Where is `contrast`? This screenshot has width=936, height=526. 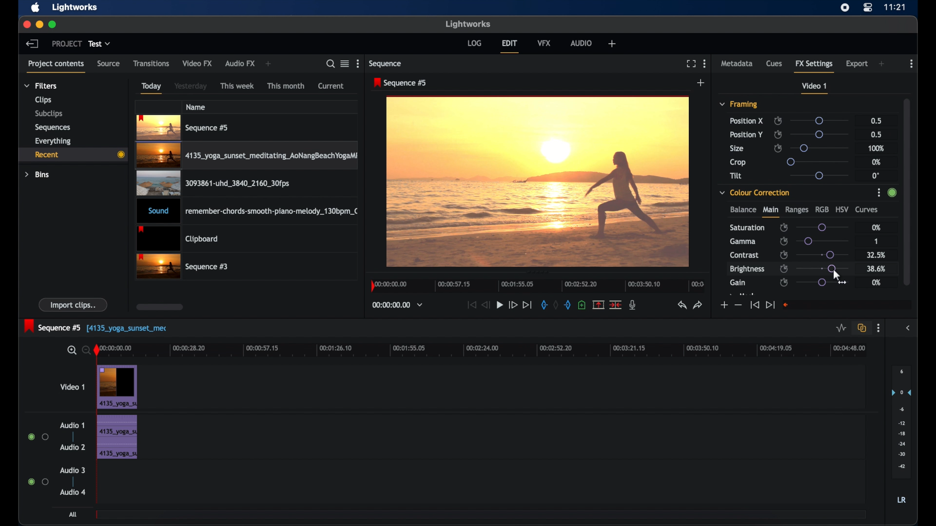 contrast is located at coordinates (744, 256).